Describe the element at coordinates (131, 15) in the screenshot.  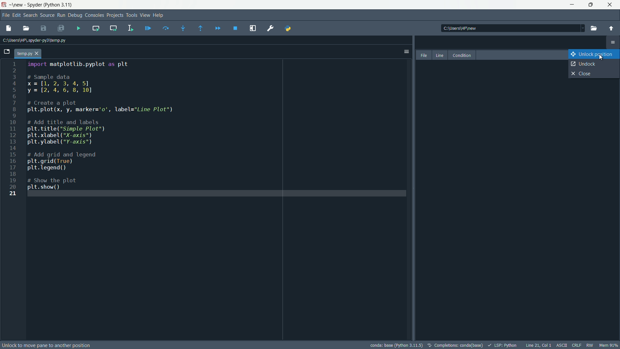
I see `tools menu` at that location.